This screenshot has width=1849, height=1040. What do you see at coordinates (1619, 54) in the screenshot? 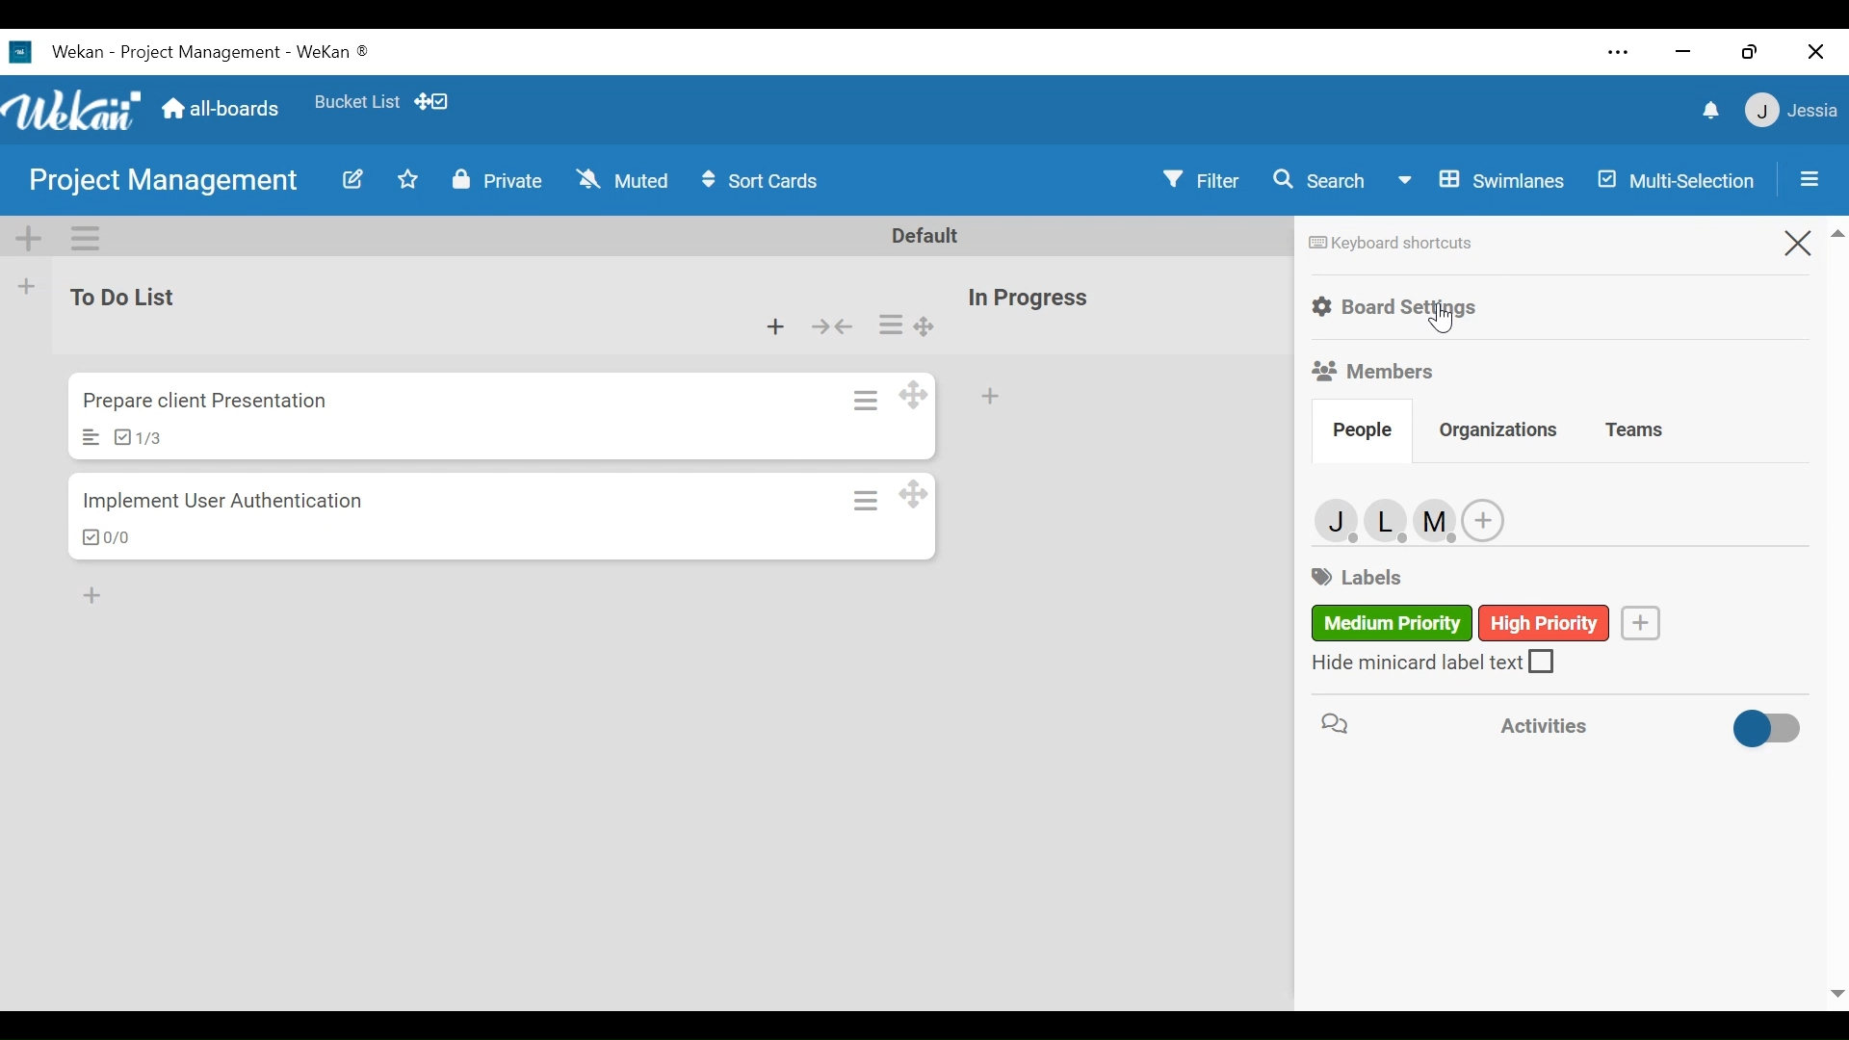
I see `settings and more` at bounding box center [1619, 54].